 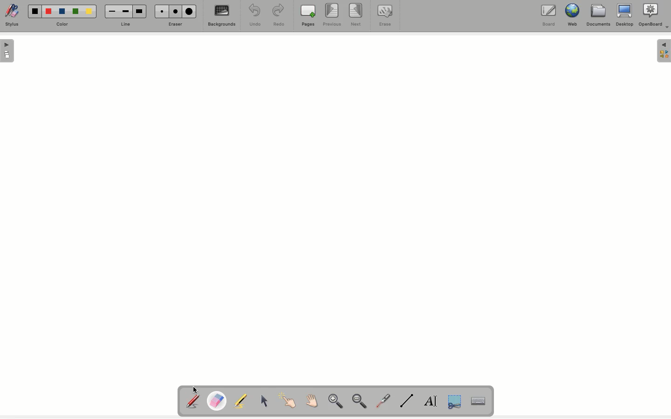 I want to click on cursor, so click(x=196, y=390).